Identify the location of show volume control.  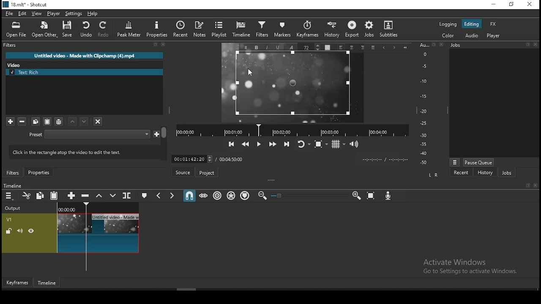
(355, 144).